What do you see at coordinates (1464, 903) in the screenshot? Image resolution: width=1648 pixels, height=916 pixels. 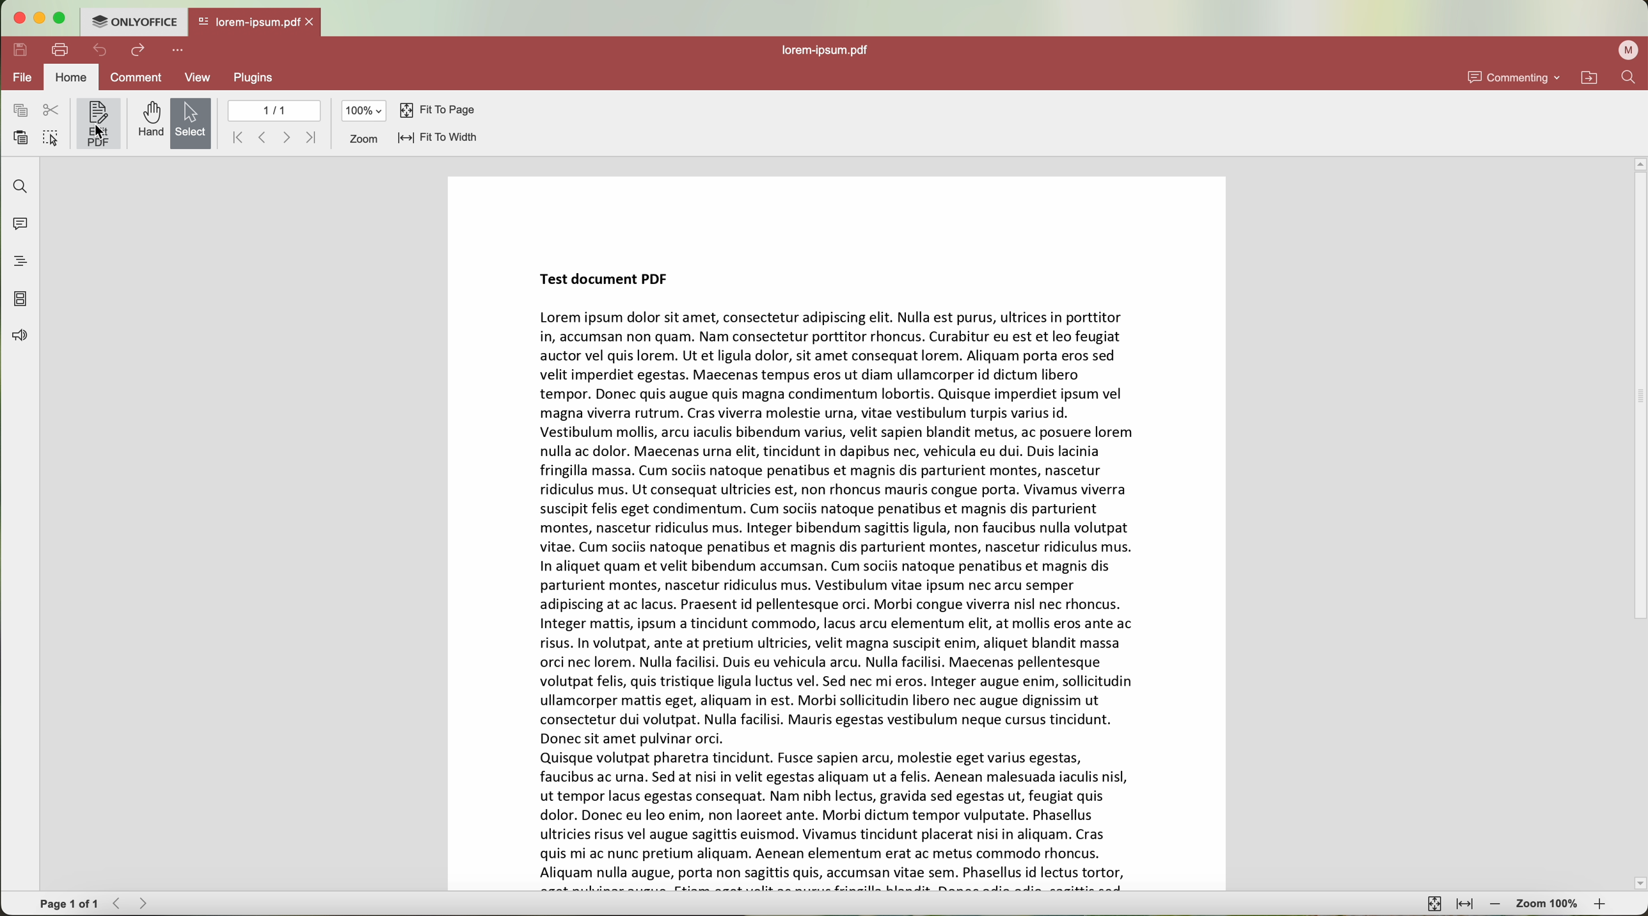 I see `fit to width` at bounding box center [1464, 903].